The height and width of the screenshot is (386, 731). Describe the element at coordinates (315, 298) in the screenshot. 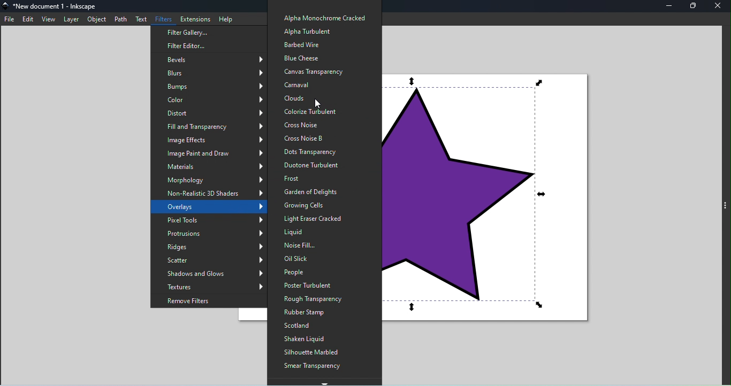

I see `Rough transparency` at that location.